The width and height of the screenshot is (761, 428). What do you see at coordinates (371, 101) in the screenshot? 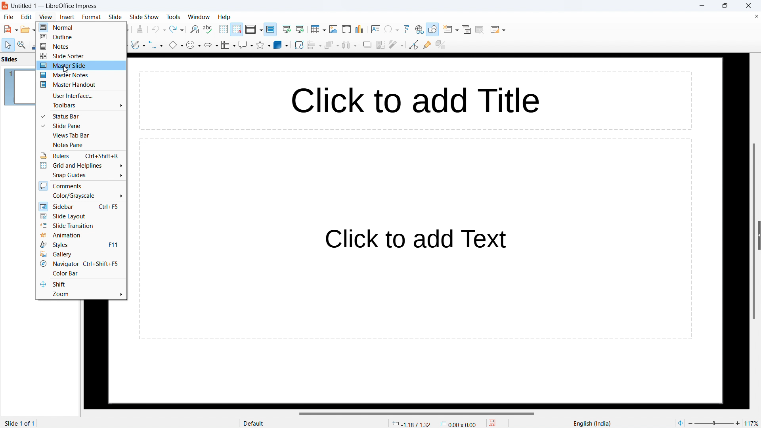
I see `click to add title` at bounding box center [371, 101].